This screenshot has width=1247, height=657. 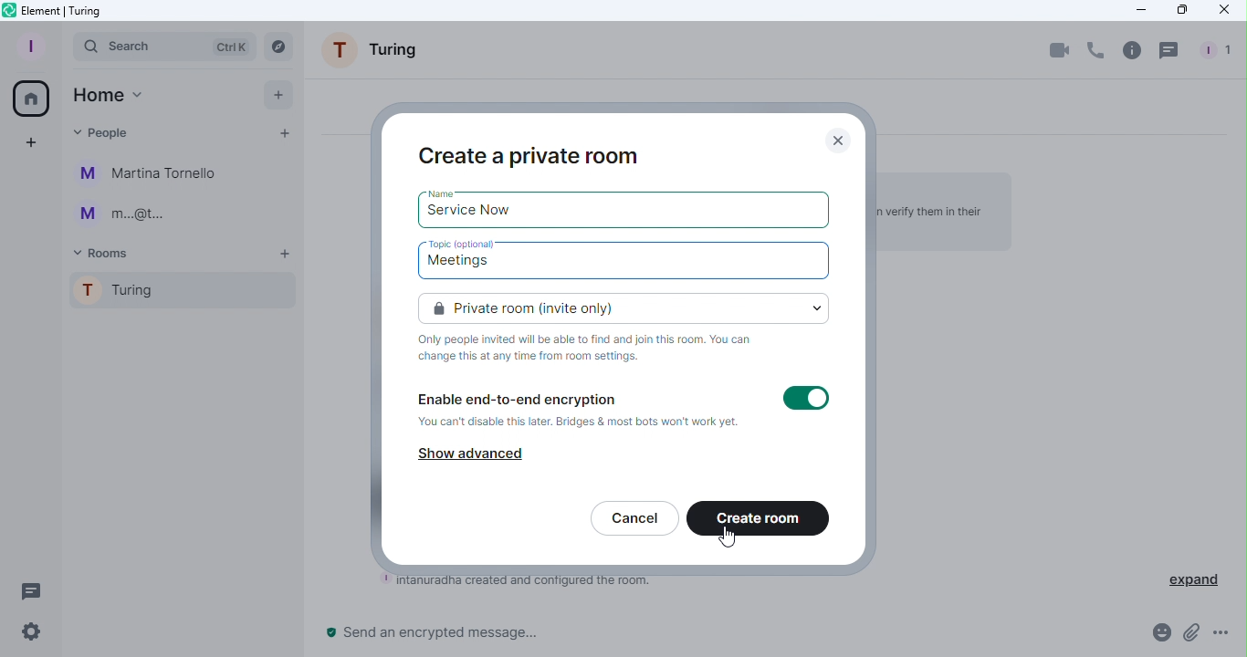 What do you see at coordinates (1137, 10) in the screenshot?
I see `Minimize` at bounding box center [1137, 10].